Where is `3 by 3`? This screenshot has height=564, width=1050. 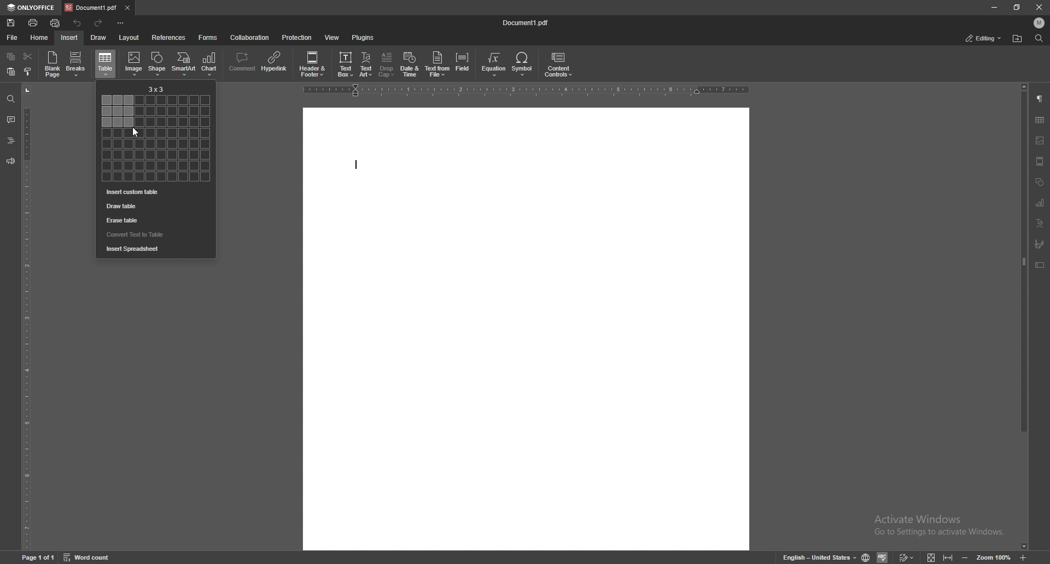
3 by 3 is located at coordinates (157, 89).